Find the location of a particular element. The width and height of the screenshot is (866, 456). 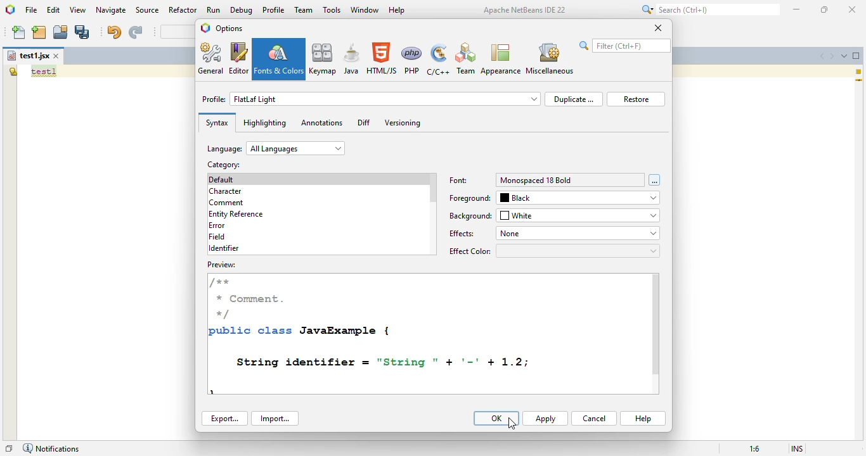

fonts & colors is located at coordinates (280, 59).